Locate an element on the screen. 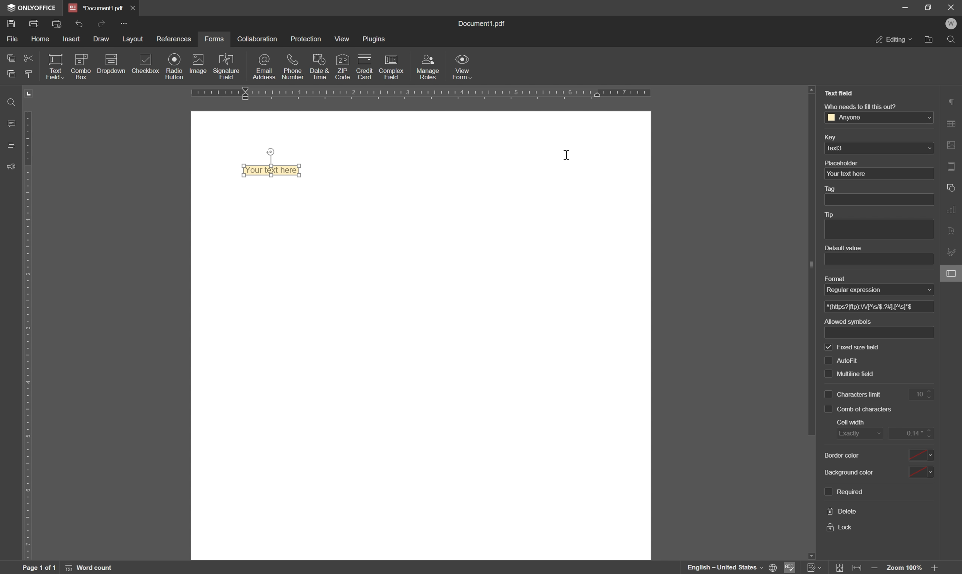 The image size is (962, 574). tip is located at coordinates (832, 215).